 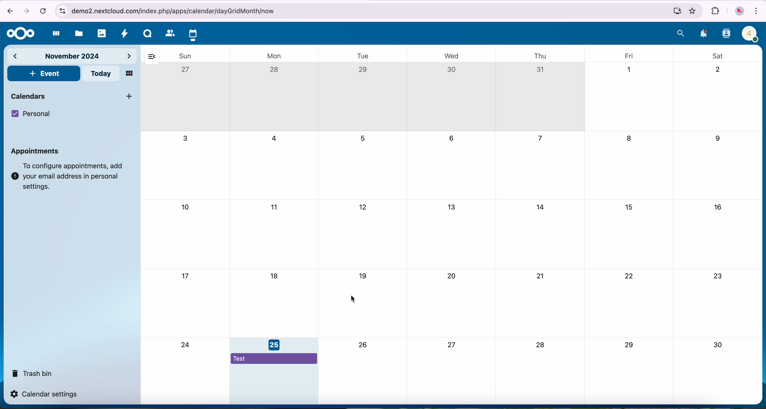 What do you see at coordinates (193, 34) in the screenshot?
I see `click on calendar` at bounding box center [193, 34].